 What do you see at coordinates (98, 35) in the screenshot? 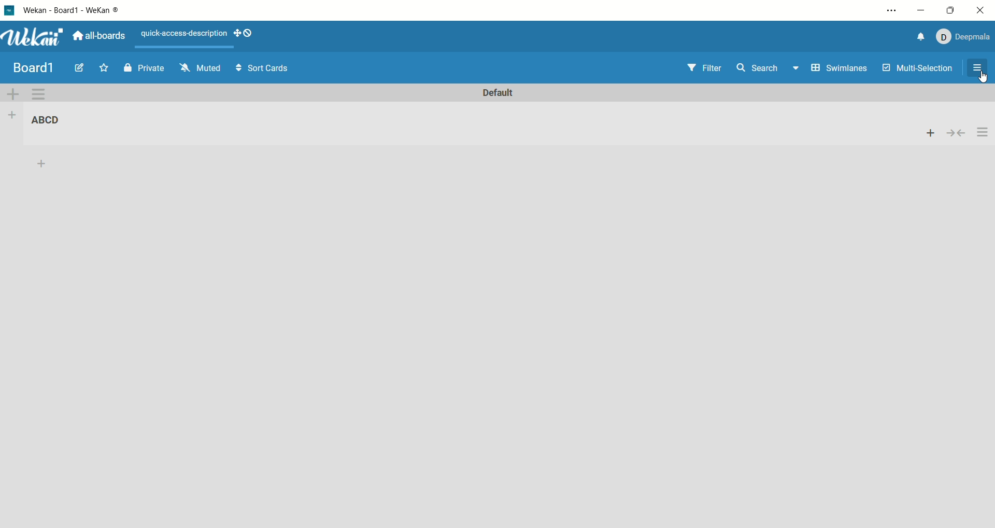
I see `all boards` at bounding box center [98, 35].